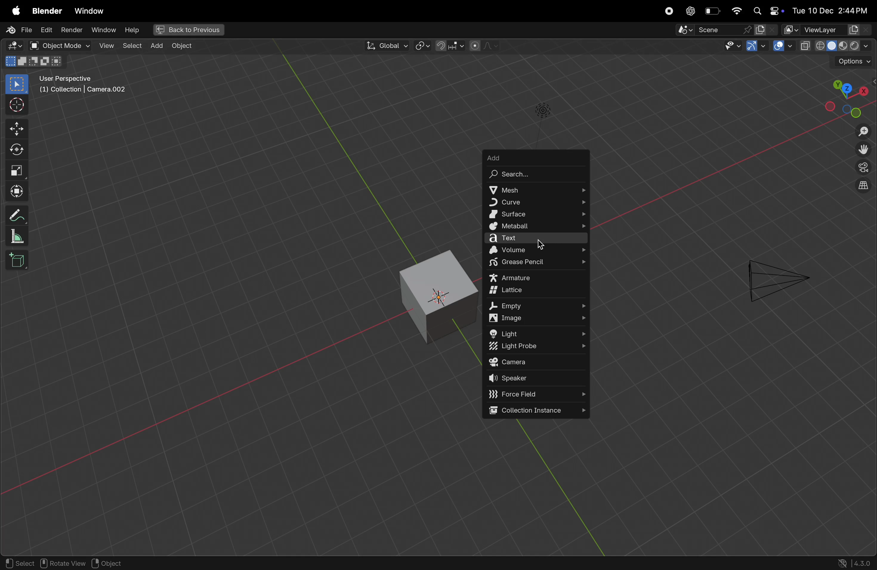  What do you see at coordinates (536, 174) in the screenshot?
I see `Search` at bounding box center [536, 174].